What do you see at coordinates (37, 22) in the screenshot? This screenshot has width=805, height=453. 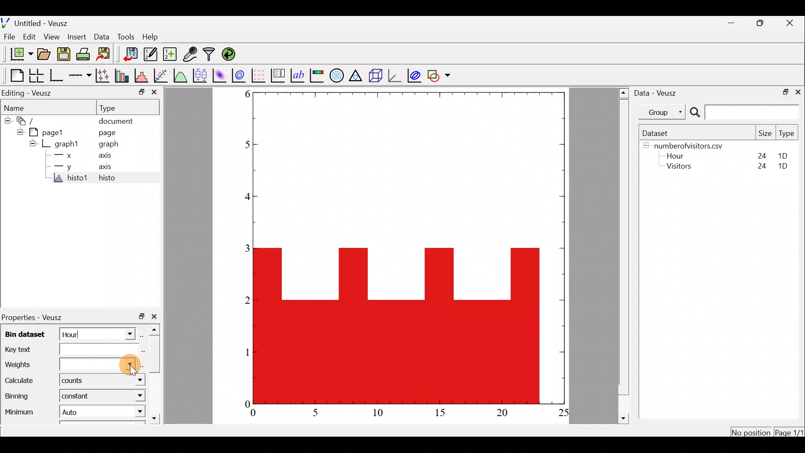 I see `Untitled - Veusz` at bounding box center [37, 22].